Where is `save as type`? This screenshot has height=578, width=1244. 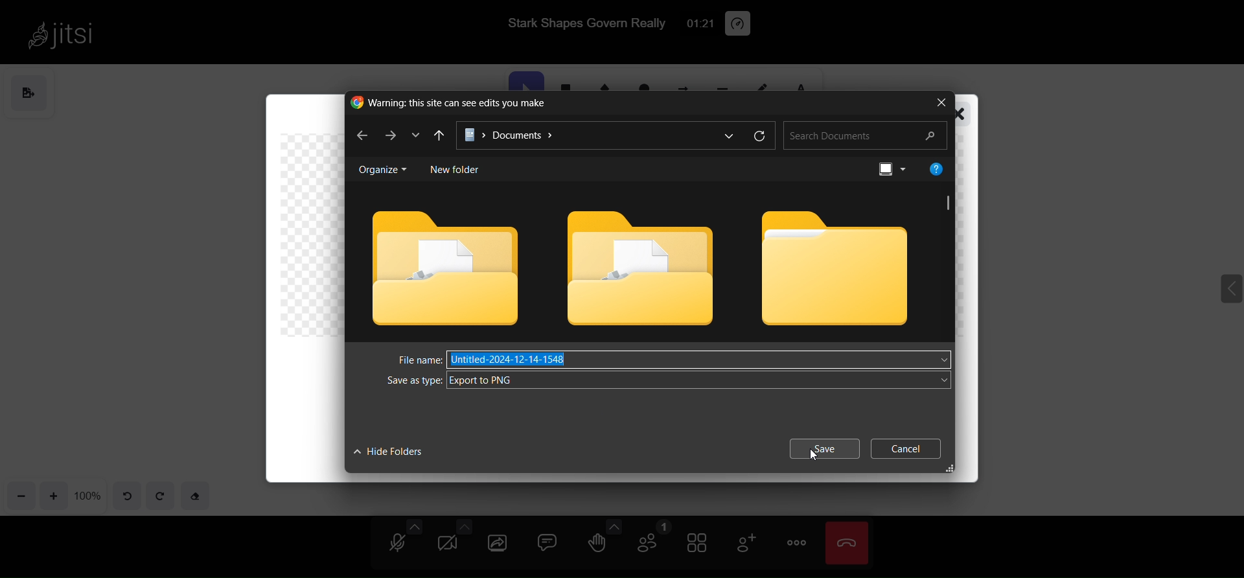
save as type is located at coordinates (409, 380).